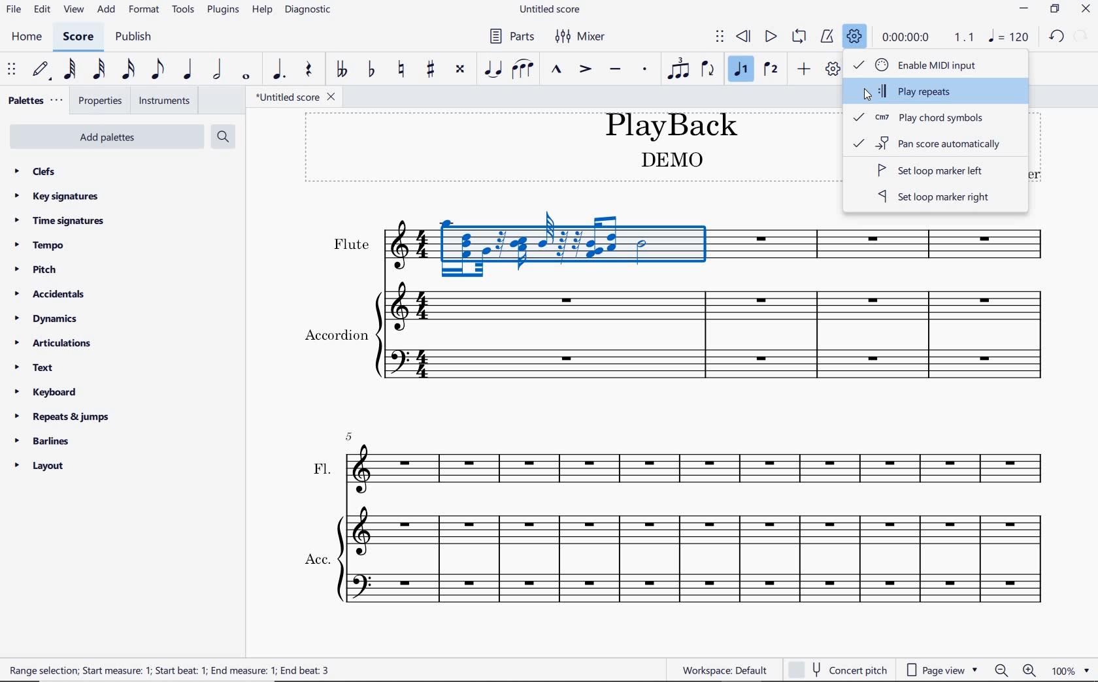  Describe the element at coordinates (46, 392) in the screenshot. I see `keyboard` at that location.